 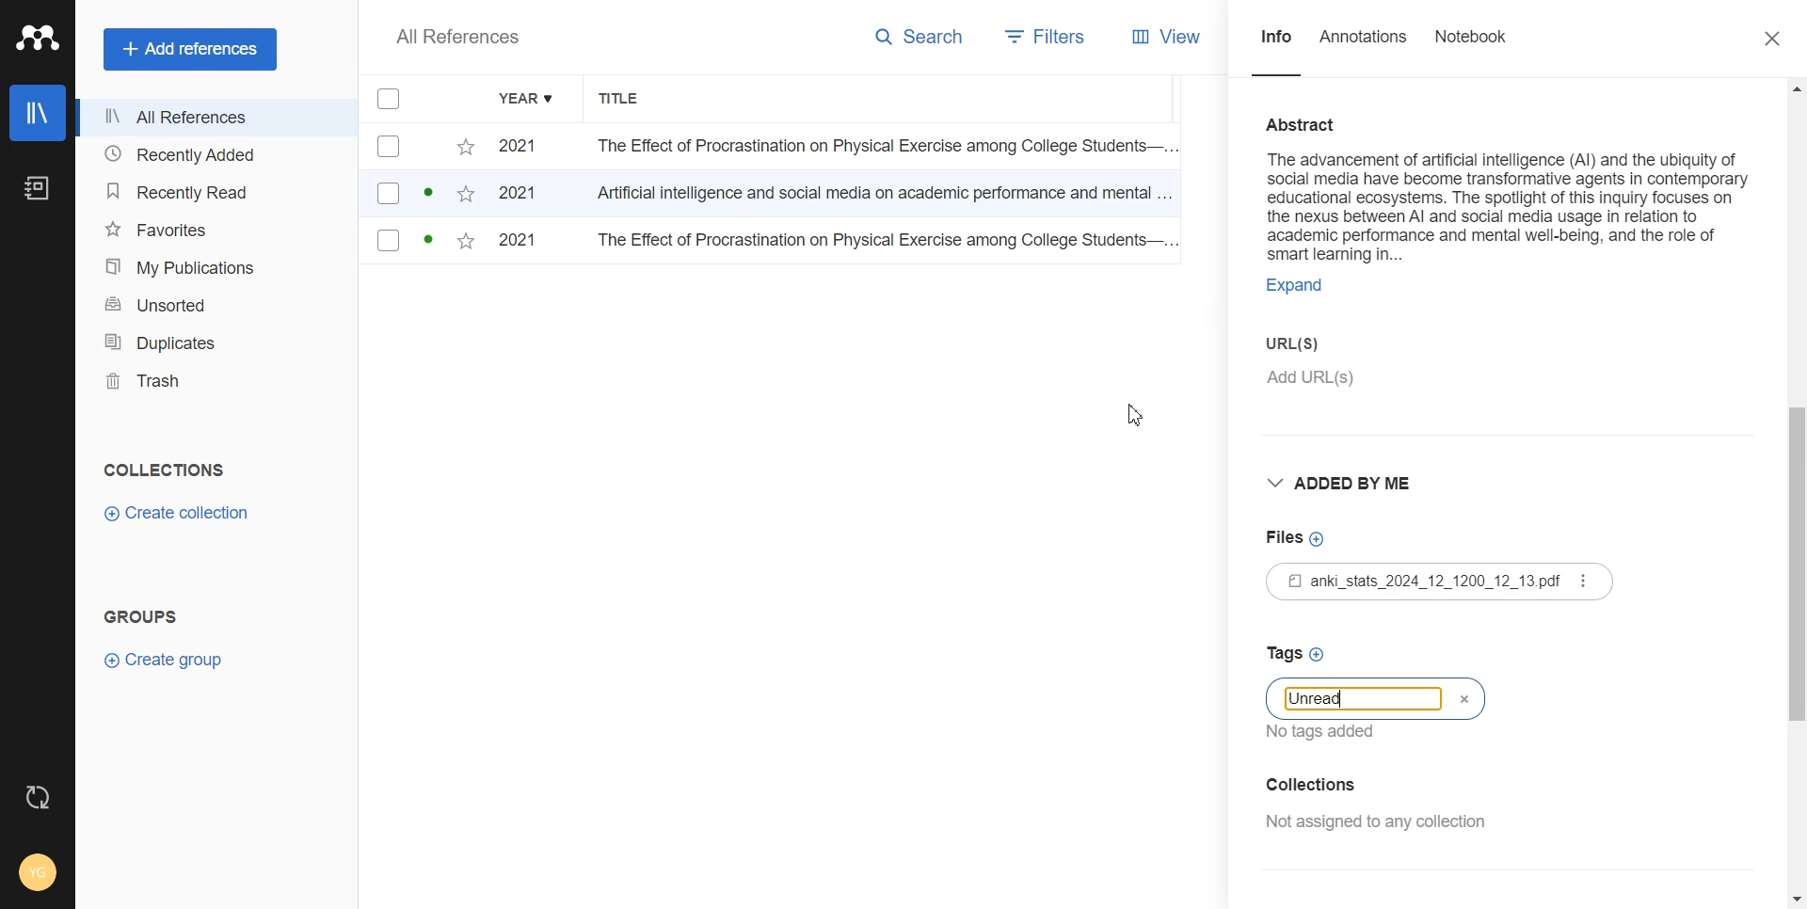 I want to click on Checkmarks, so click(x=390, y=100).